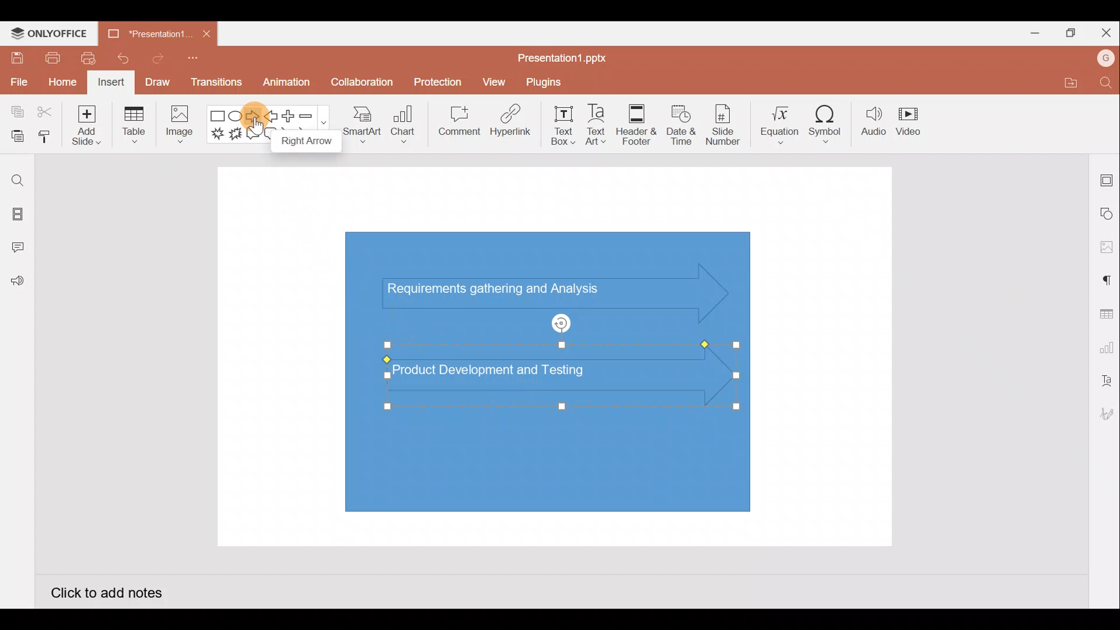 The width and height of the screenshot is (1120, 630). I want to click on Table settings, so click(1104, 313).